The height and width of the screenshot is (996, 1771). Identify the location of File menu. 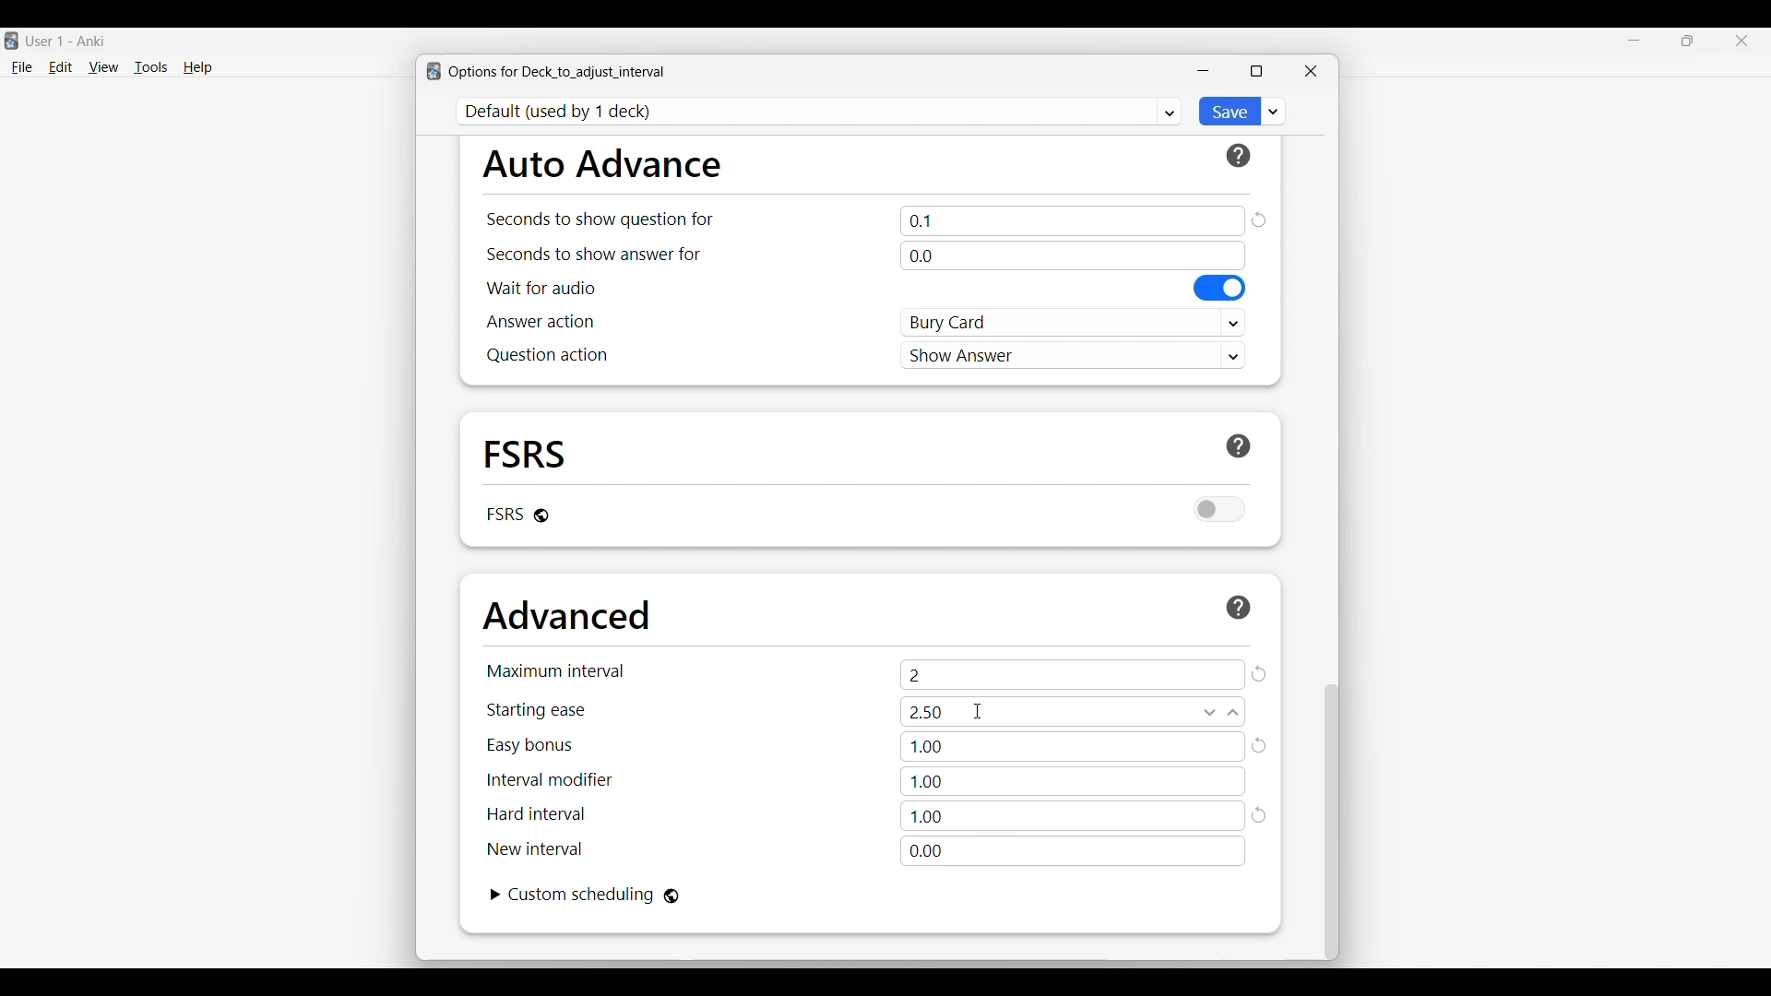
(21, 68).